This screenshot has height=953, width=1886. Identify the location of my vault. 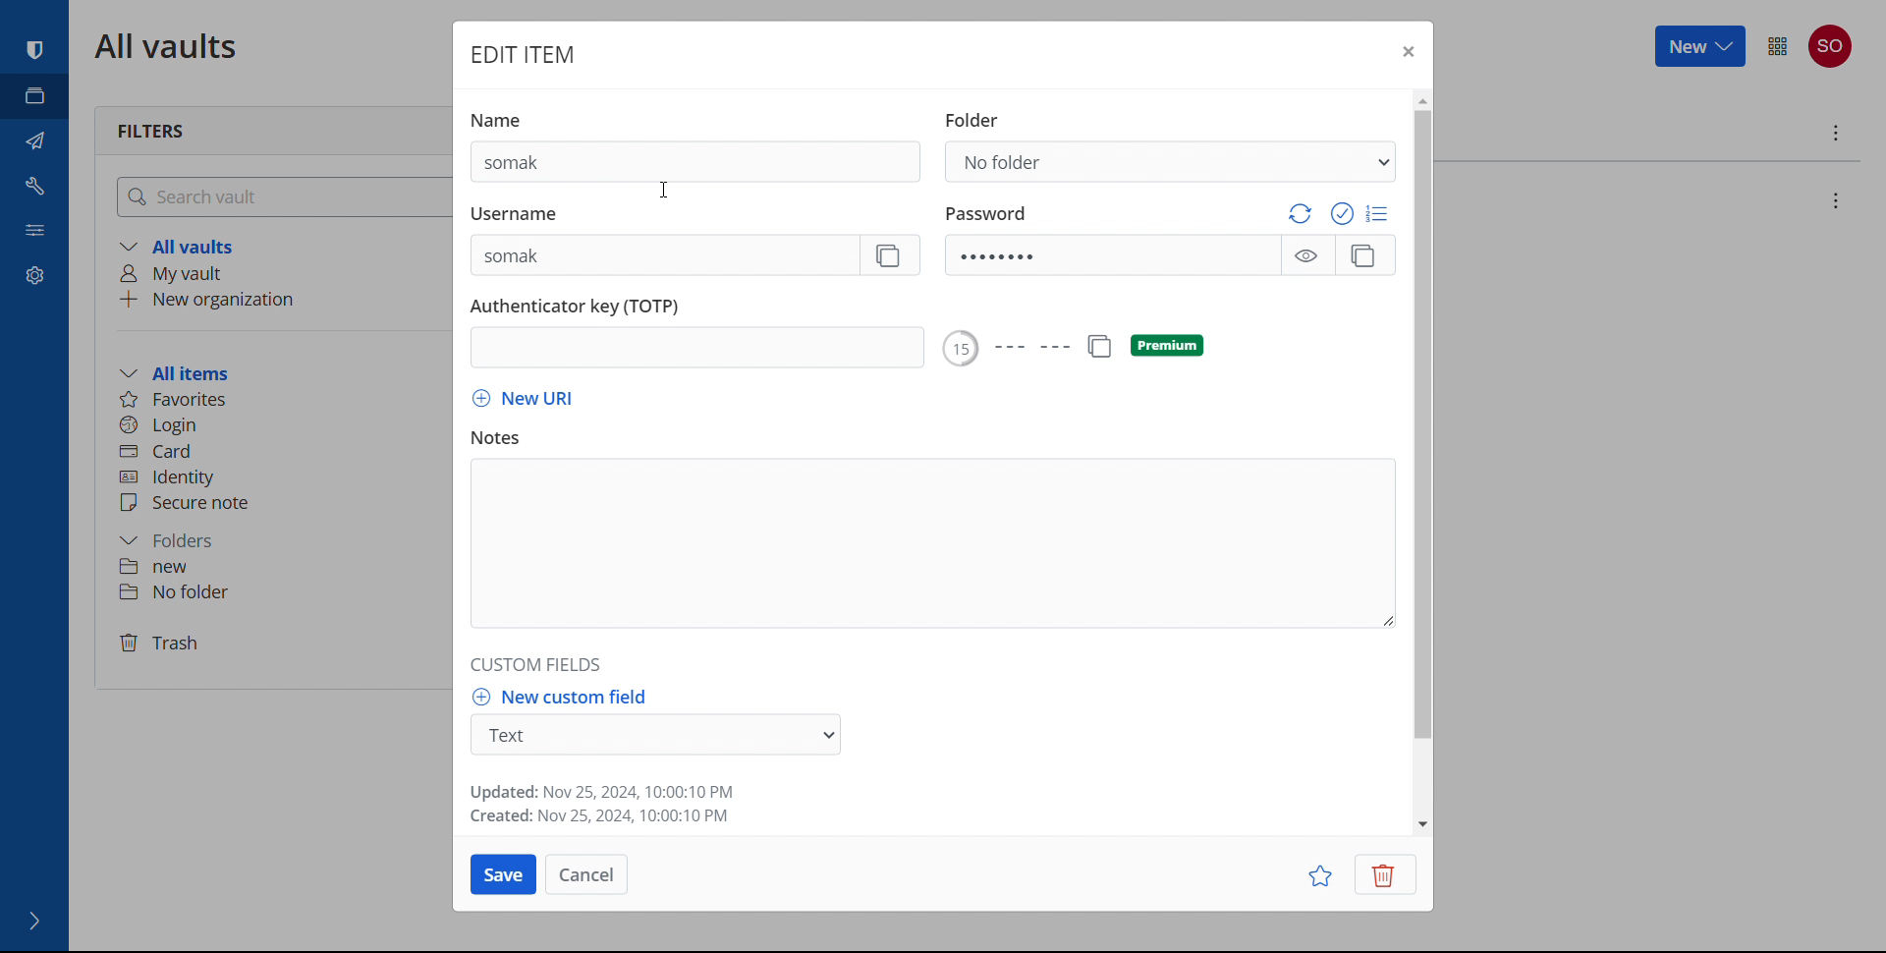
(282, 273).